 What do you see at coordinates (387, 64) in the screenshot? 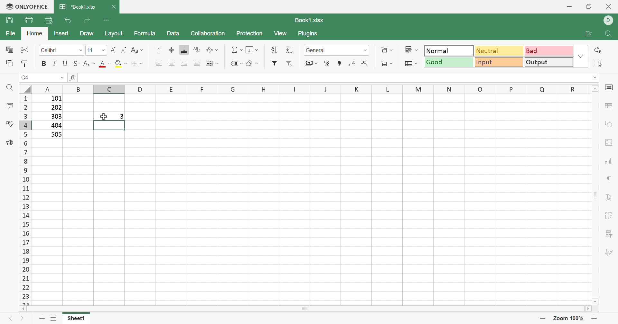
I see `Delete cells` at bounding box center [387, 64].